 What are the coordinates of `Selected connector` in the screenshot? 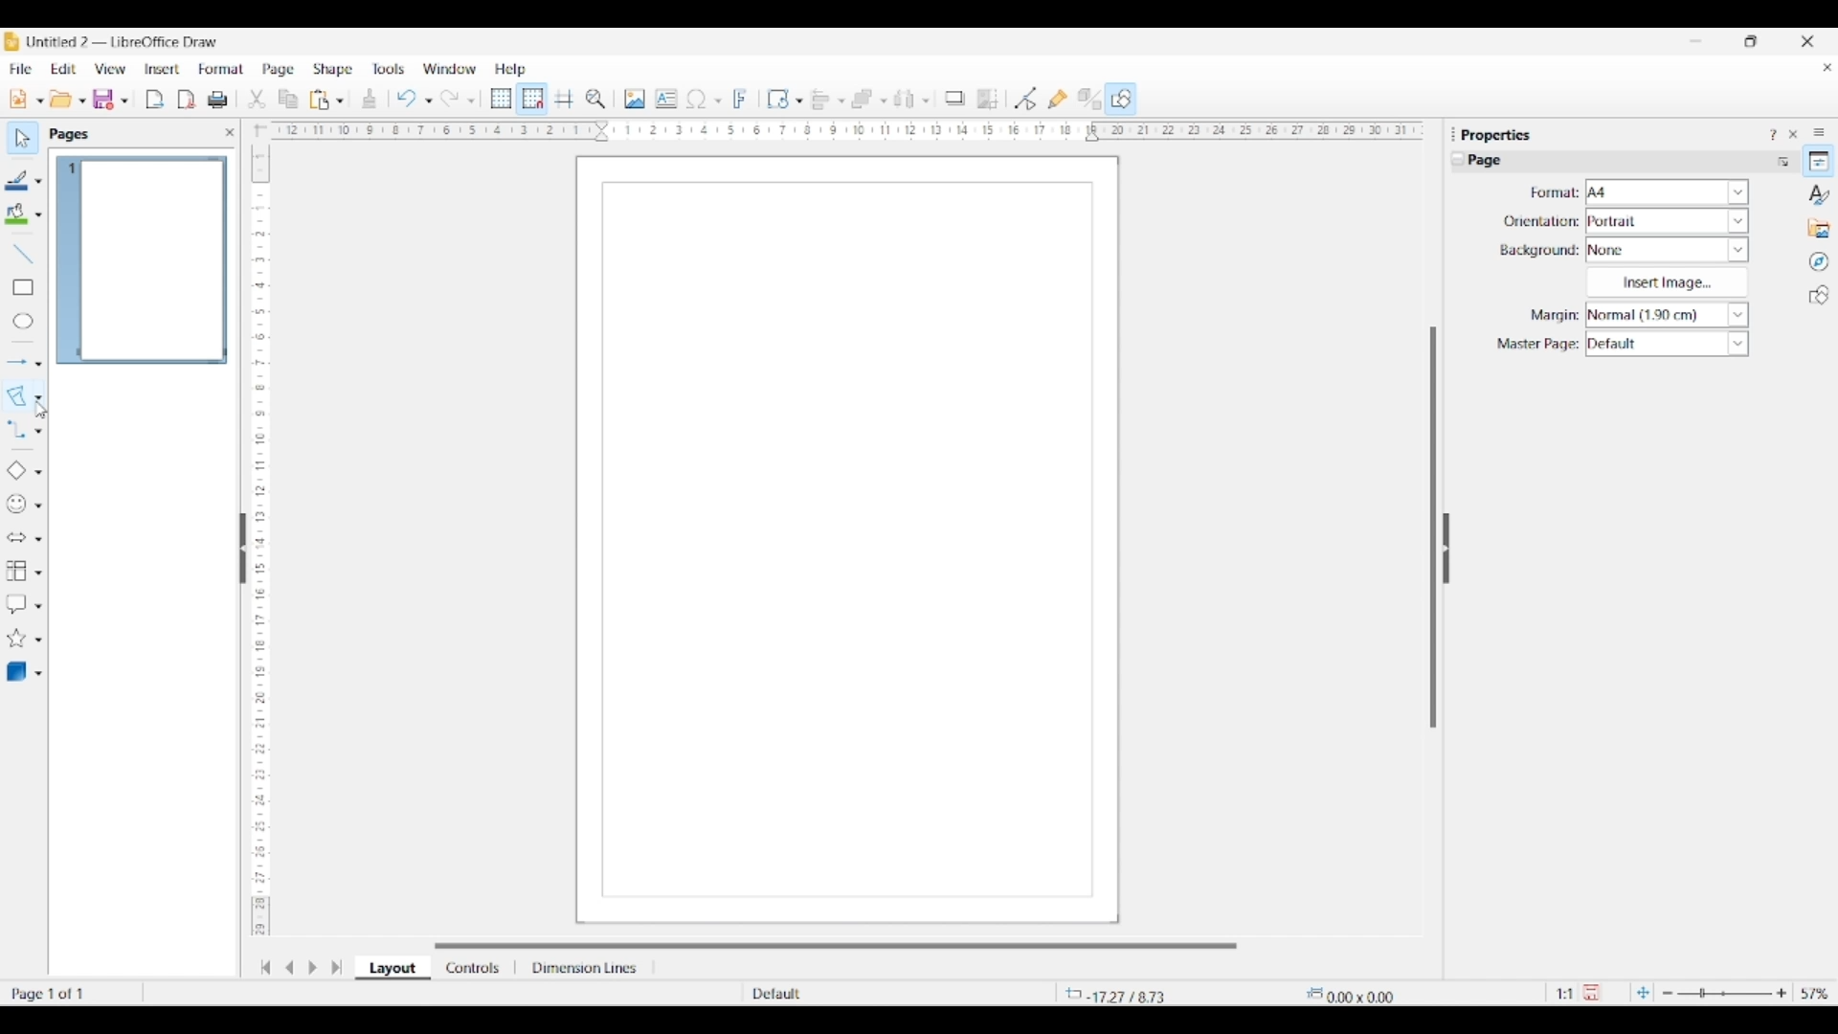 It's located at (15, 428).